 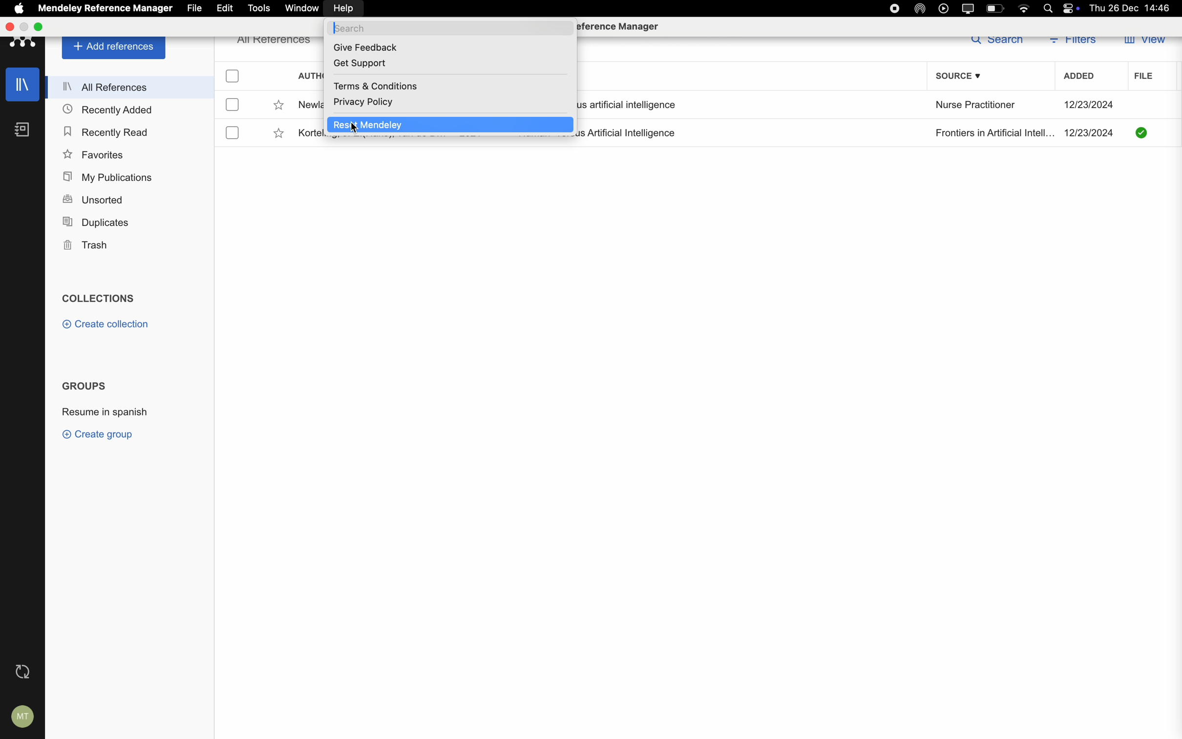 I want to click on authors, so click(x=308, y=76).